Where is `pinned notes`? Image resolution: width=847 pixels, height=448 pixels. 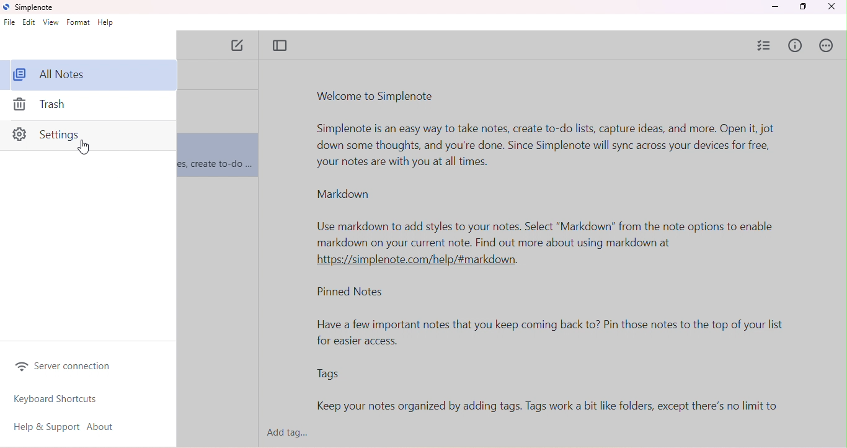
pinned notes is located at coordinates (353, 293).